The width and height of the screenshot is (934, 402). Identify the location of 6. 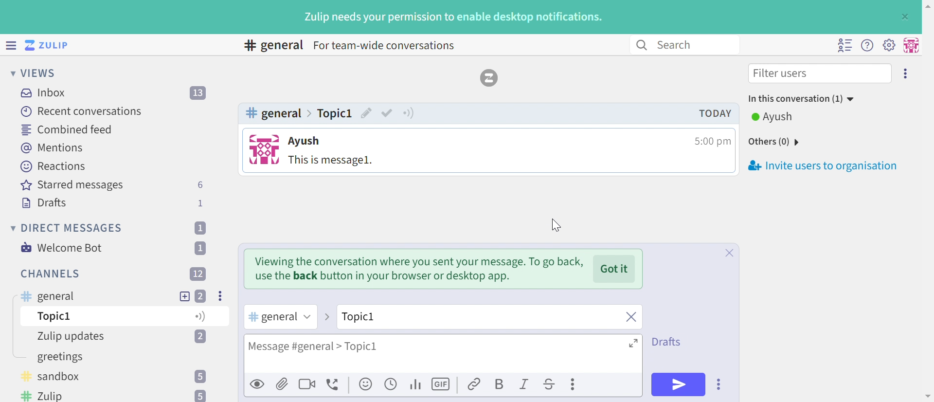
(200, 185).